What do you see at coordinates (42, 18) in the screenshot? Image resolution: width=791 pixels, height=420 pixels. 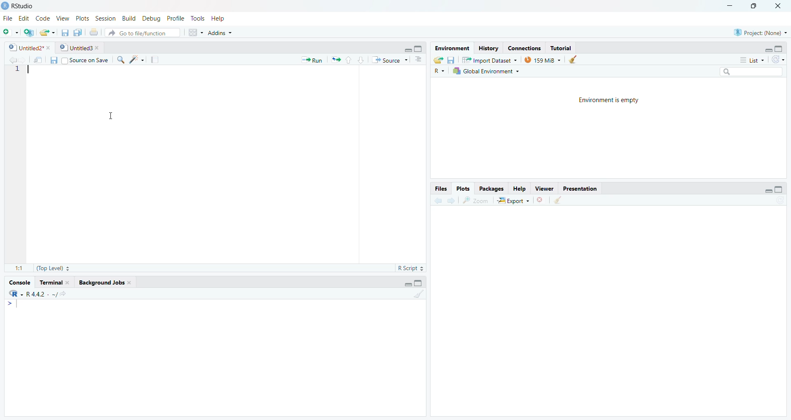 I see `Code` at bounding box center [42, 18].